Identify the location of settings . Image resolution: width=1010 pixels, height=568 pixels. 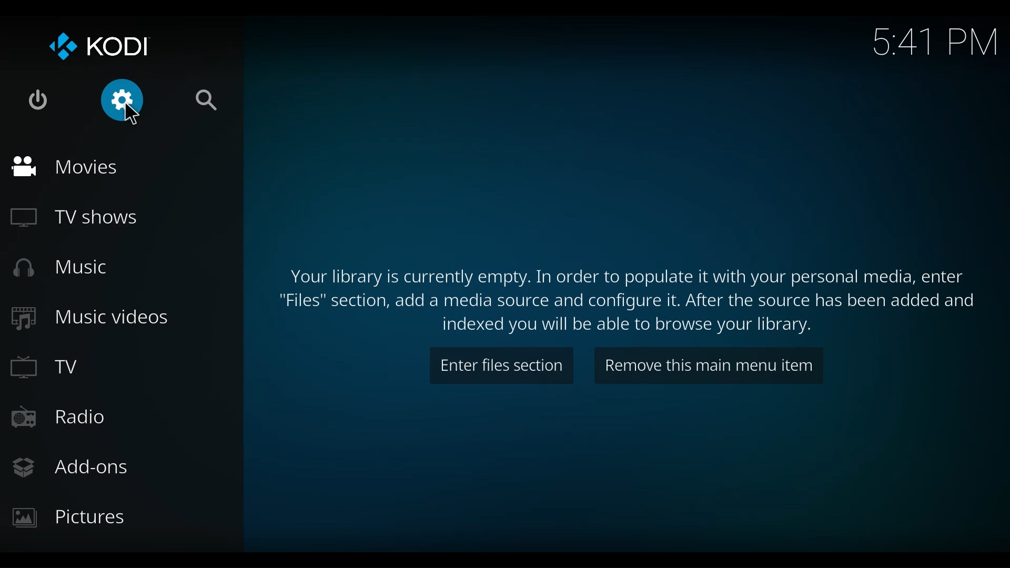
(126, 100).